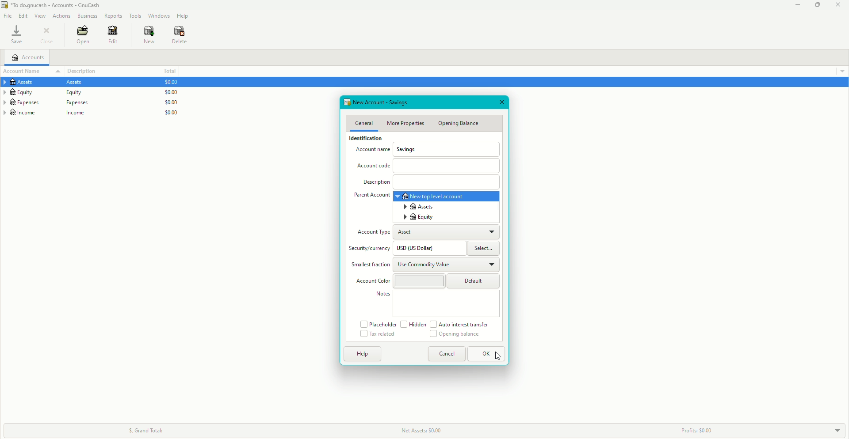 The height and width of the screenshot is (439, 849). Describe the element at coordinates (817, 5) in the screenshot. I see `Restore` at that location.